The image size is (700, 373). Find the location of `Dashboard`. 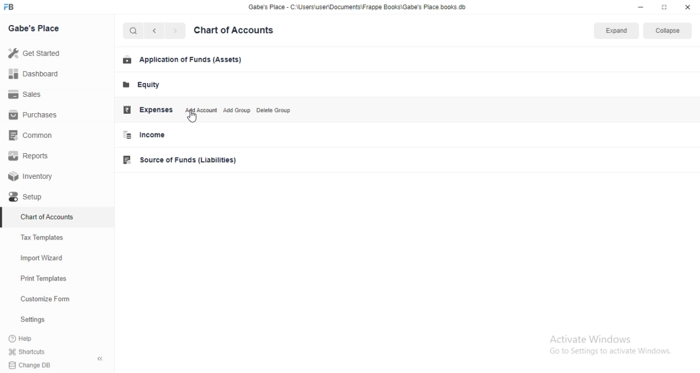

Dashboard is located at coordinates (35, 75).